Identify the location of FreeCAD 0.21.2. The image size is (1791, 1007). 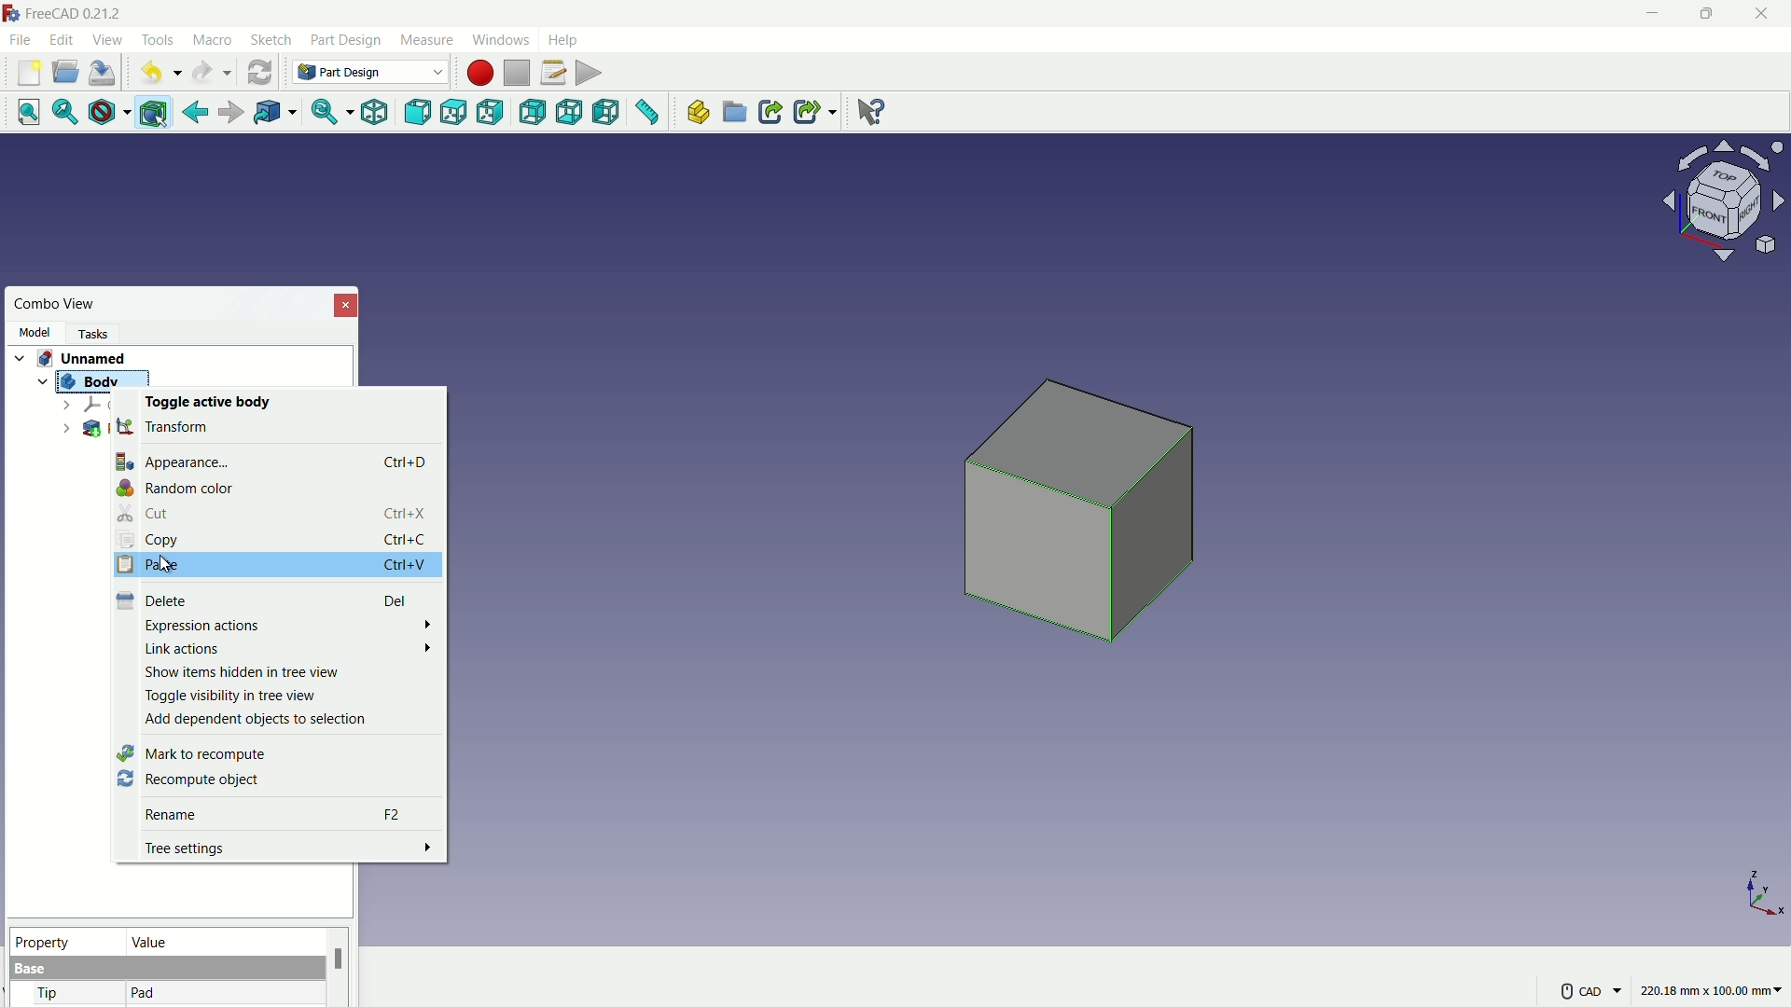
(65, 12).